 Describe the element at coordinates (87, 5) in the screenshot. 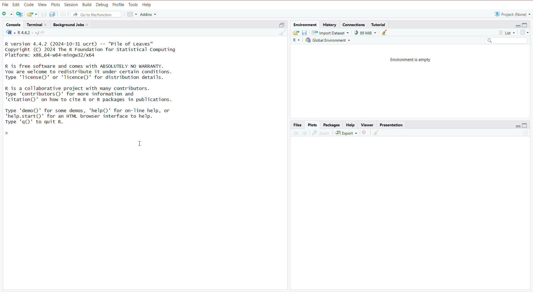

I see `build` at that location.